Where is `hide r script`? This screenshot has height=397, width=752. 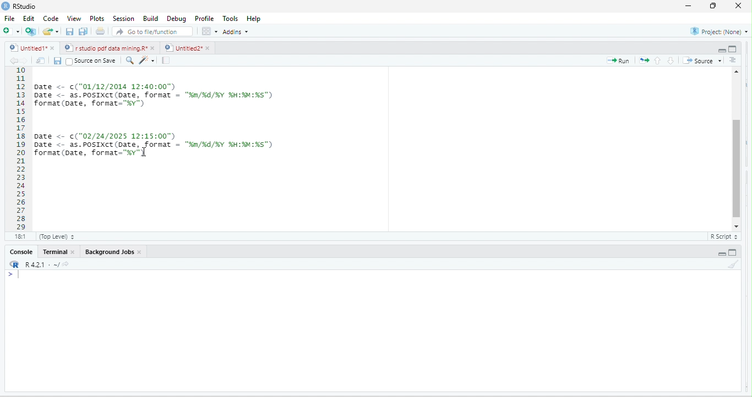 hide r script is located at coordinates (721, 253).